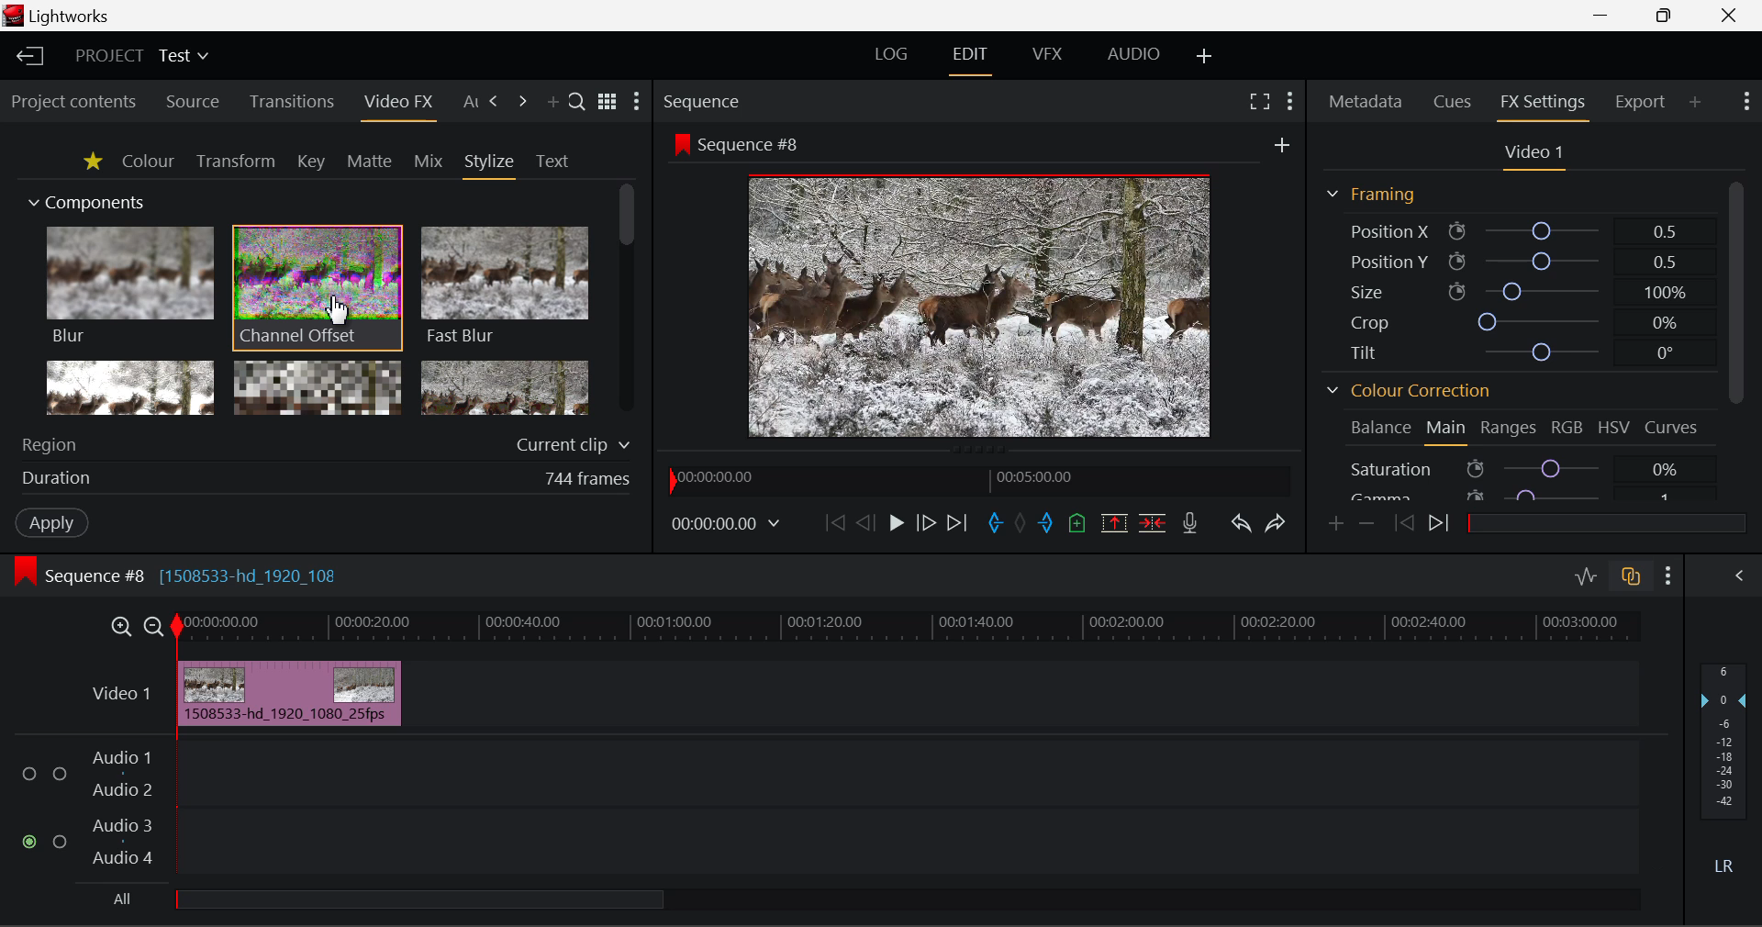 The height and width of the screenshot is (927, 1762). What do you see at coordinates (1136, 58) in the screenshot?
I see `AUDIO Layout` at bounding box center [1136, 58].